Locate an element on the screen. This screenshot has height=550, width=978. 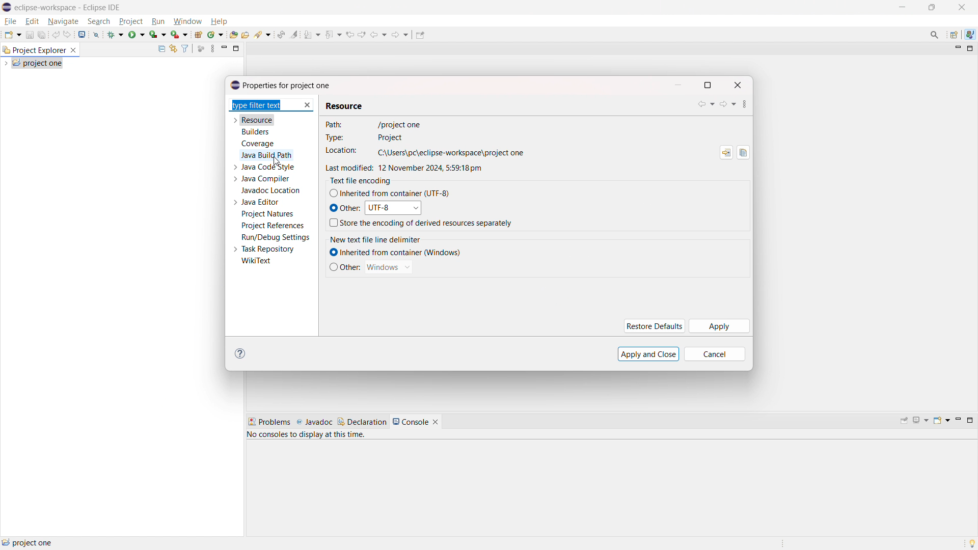
java compiler is located at coordinates (267, 179).